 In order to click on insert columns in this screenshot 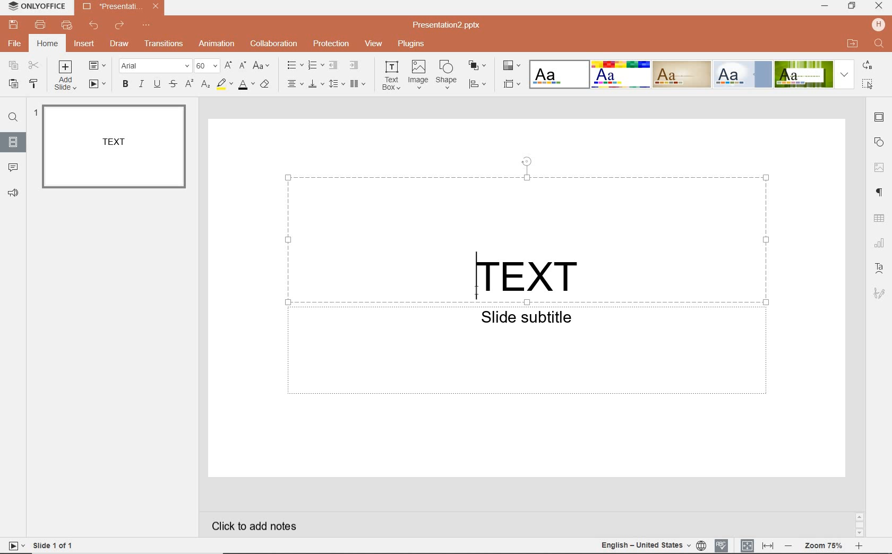, I will do `click(359, 83)`.